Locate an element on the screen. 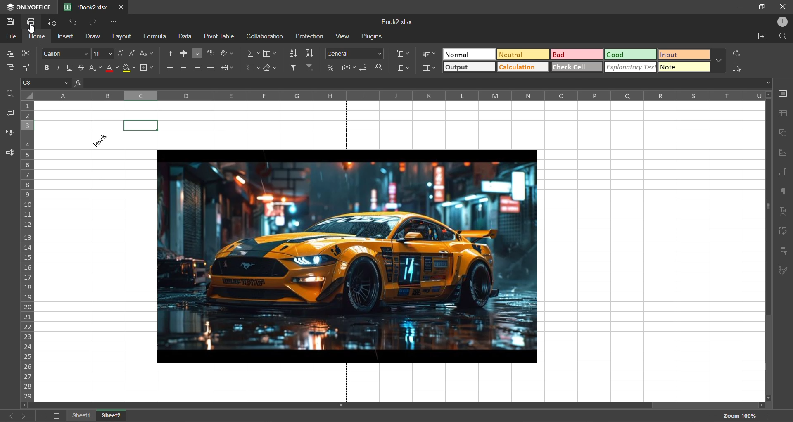 The image size is (793, 422). font size is located at coordinates (102, 54).